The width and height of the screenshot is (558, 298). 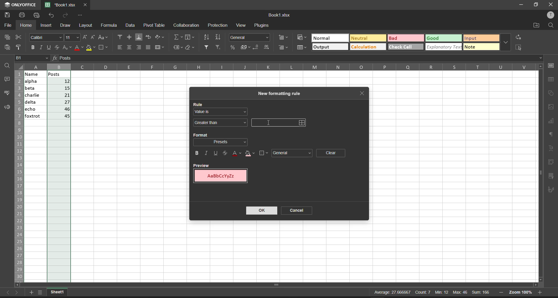 What do you see at coordinates (93, 36) in the screenshot?
I see `decrement font size` at bounding box center [93, 36].